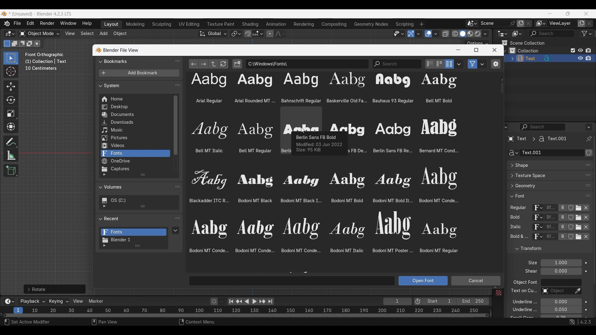 The height and width of the screenshot is (335, 596). What do you see at coordinates (458, 50) in the screenshot?
I see `Minimize` at bounding box center [458, 50].